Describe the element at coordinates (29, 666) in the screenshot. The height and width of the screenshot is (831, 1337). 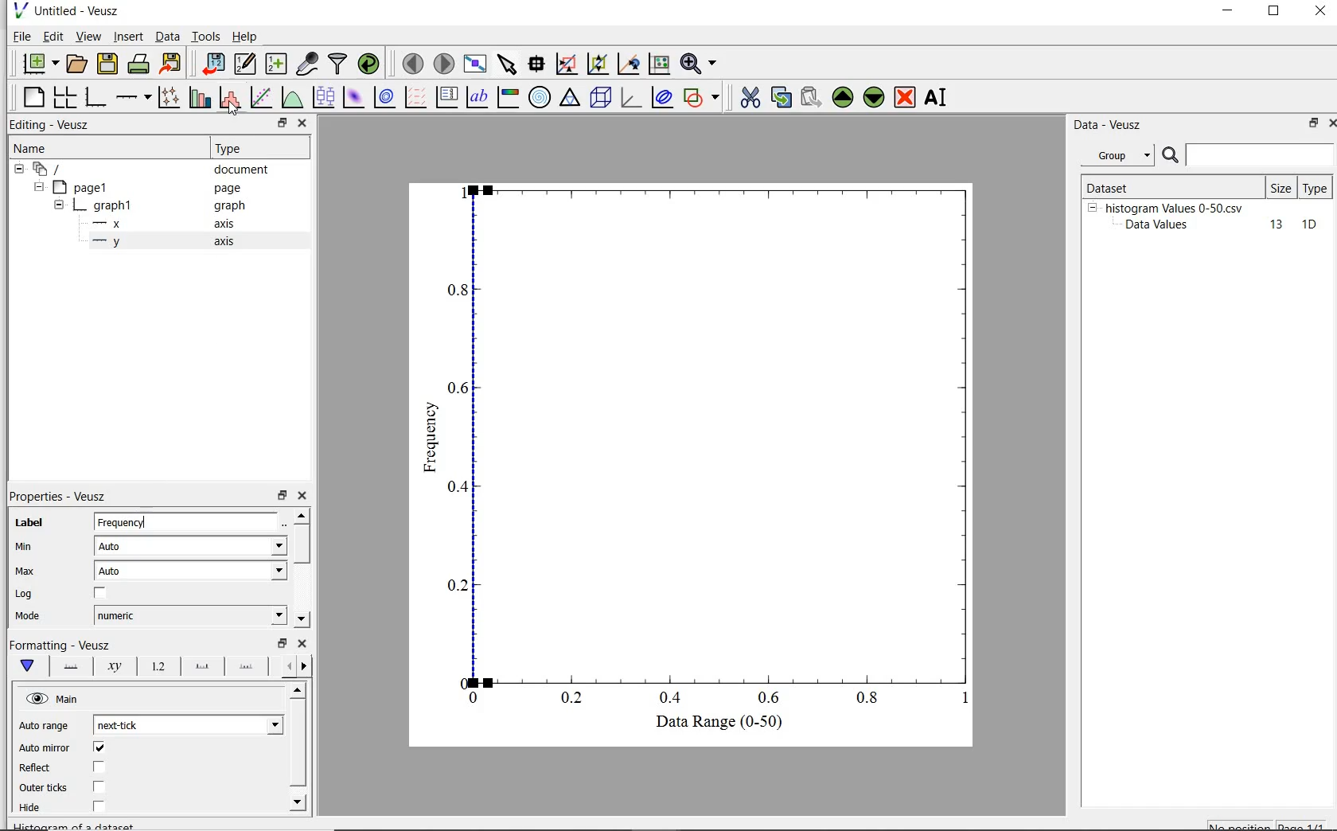
I see `main formatting` at that location.